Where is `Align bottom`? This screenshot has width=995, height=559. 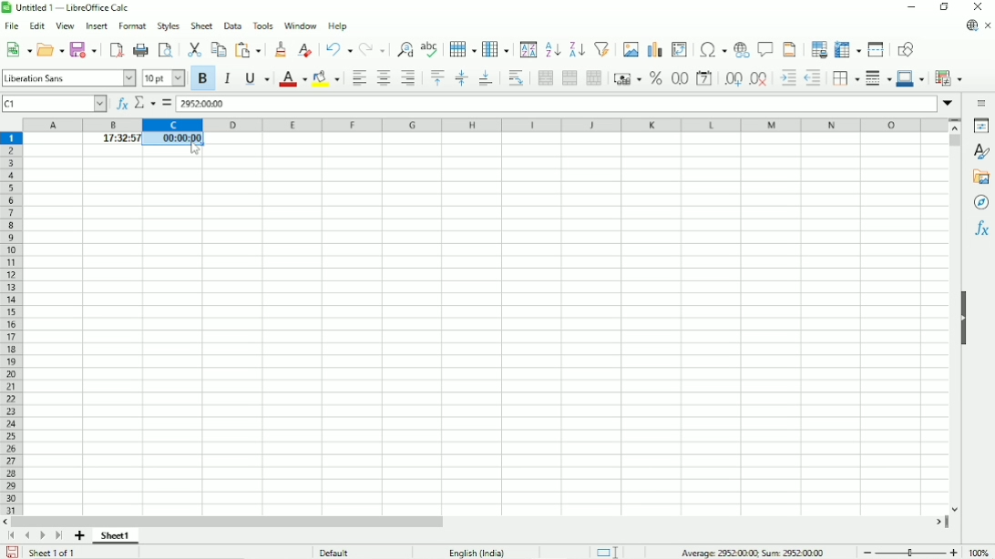
Align bottom is located at coordinates (484, 79).